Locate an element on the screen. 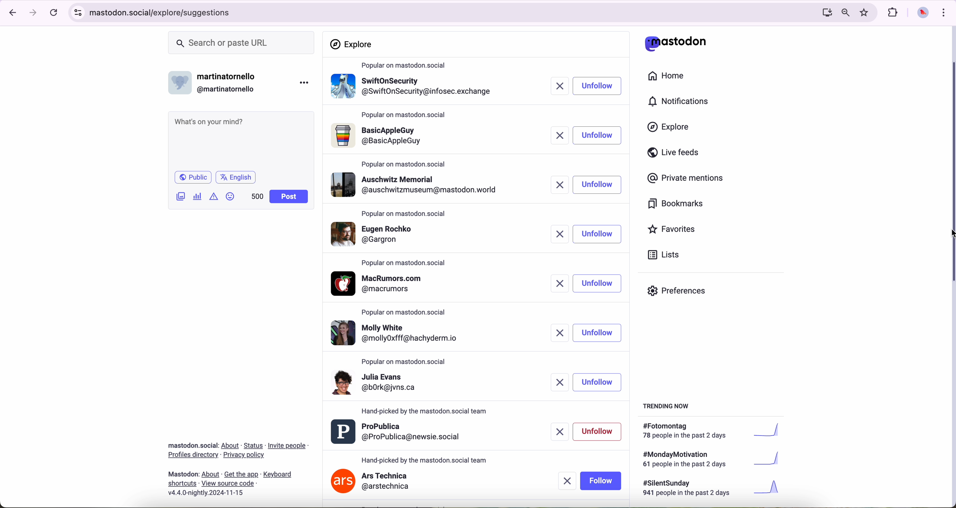 The image size is (956, 508). unfollow is located at coordinates (597, 235).